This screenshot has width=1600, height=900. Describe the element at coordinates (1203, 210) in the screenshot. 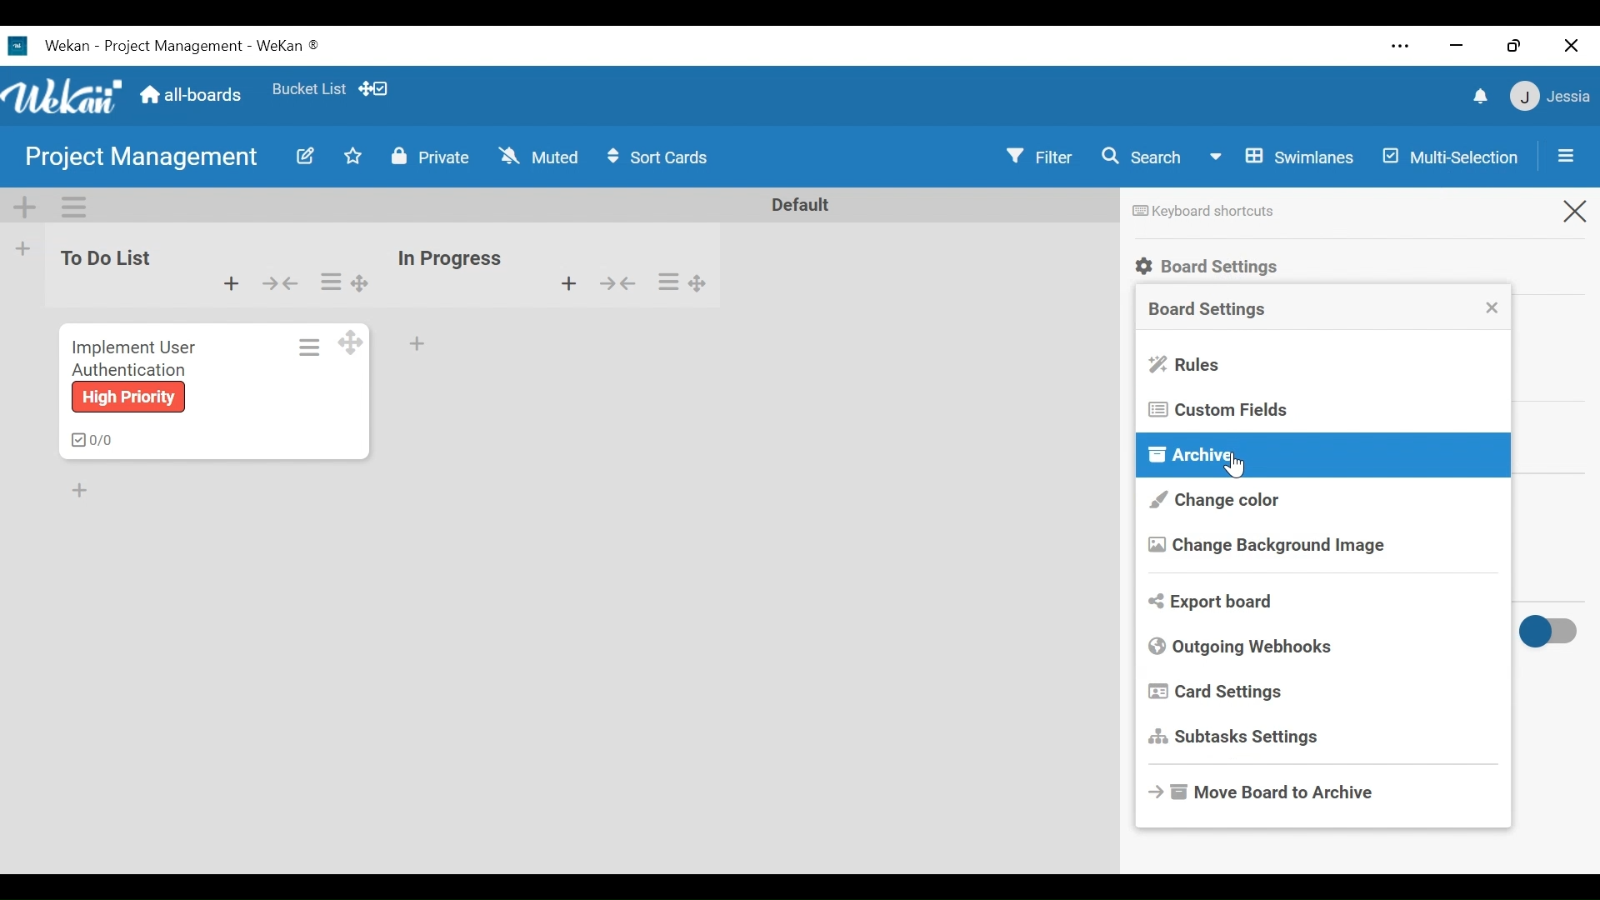

I see `Keyboard shortcut` at that location.